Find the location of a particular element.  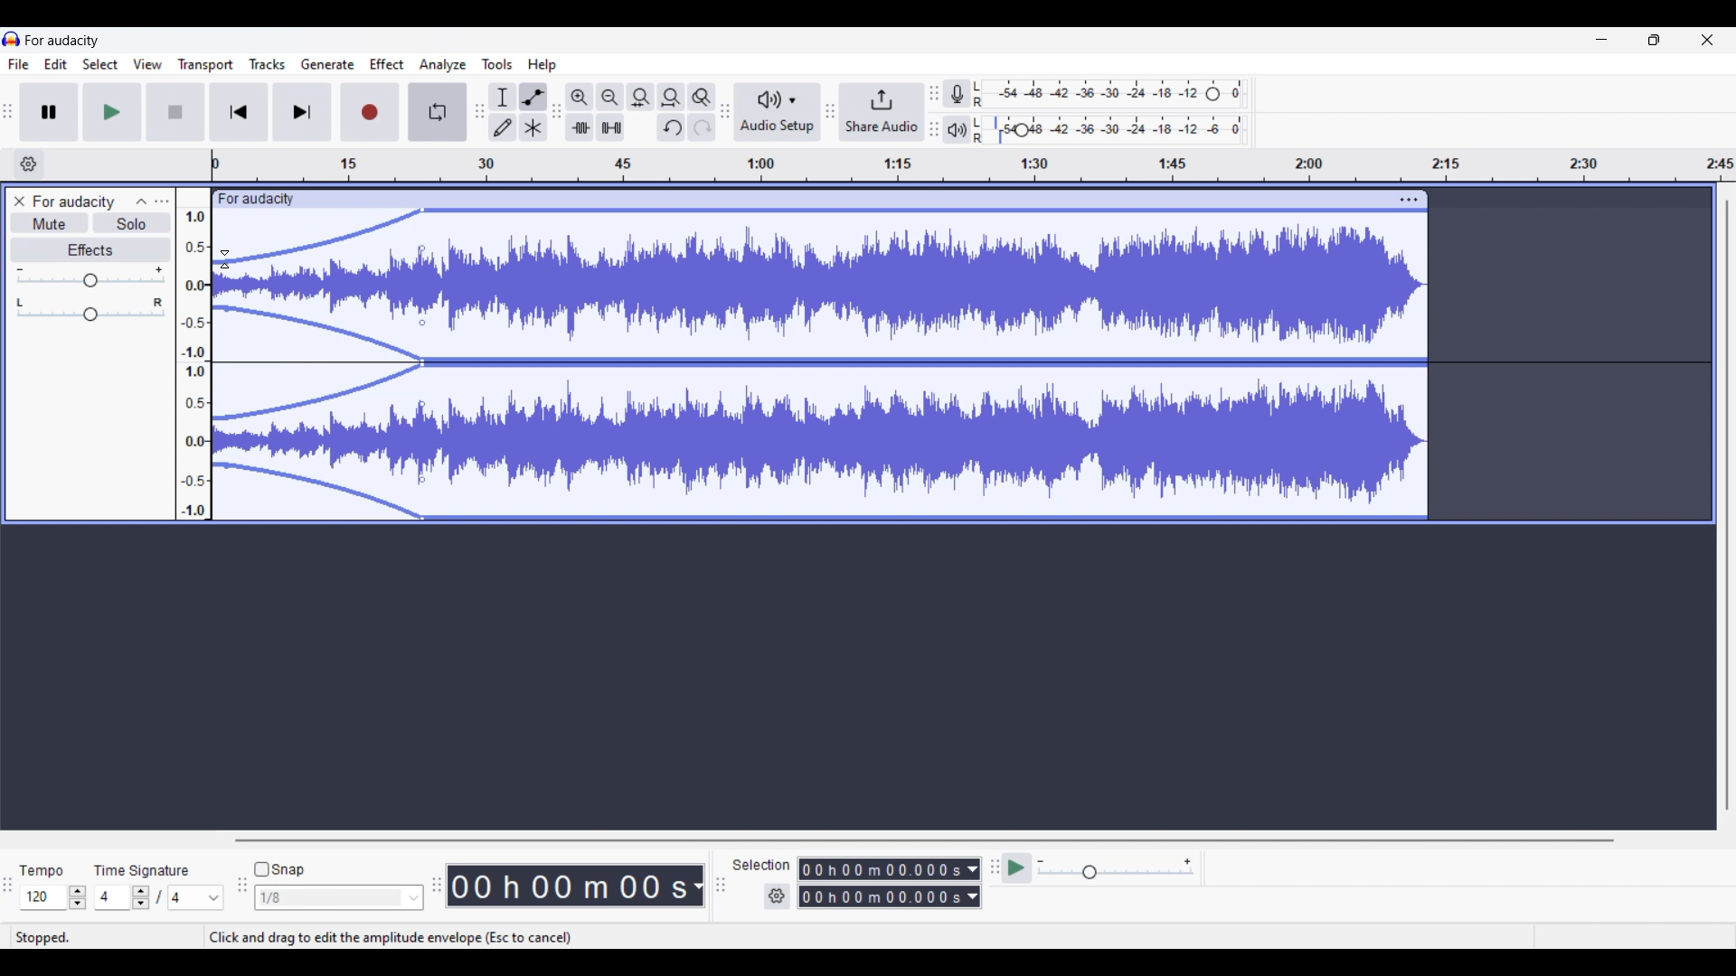

Current duration is located at coordinates (567, 886).